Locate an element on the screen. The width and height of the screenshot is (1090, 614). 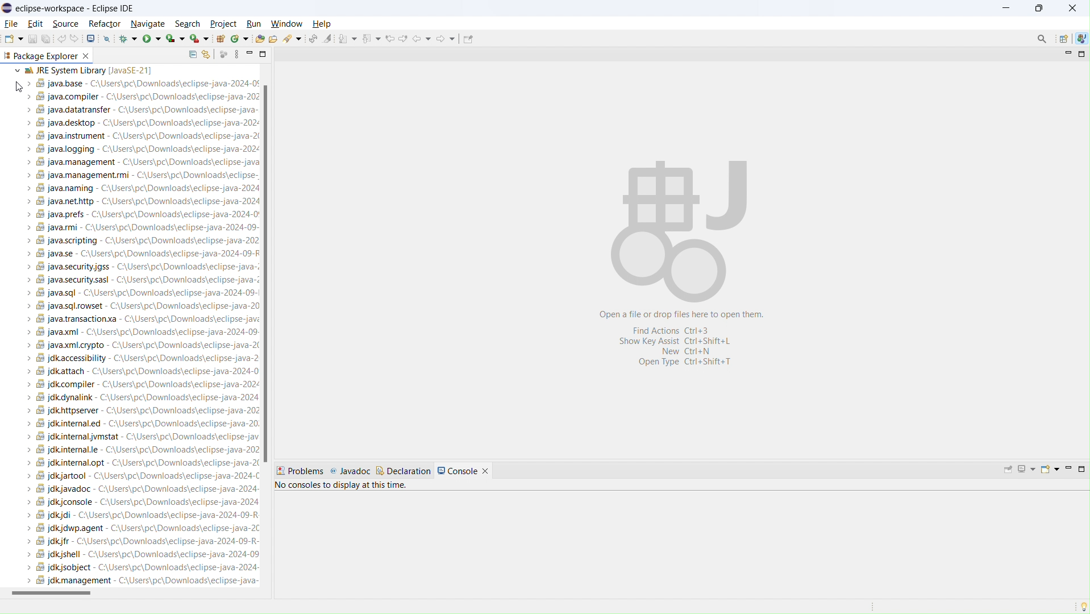
redo is located at coordinates (74, 38).